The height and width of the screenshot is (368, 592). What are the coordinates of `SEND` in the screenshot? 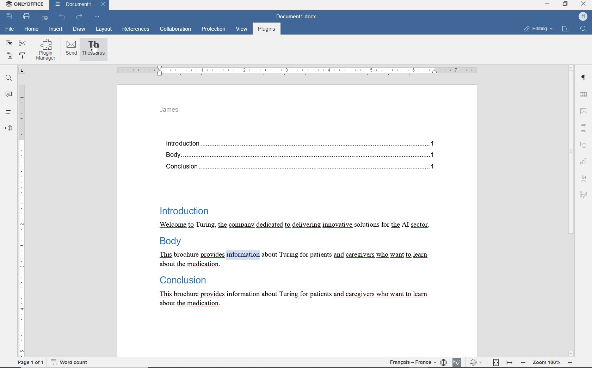 It's located at (71, 49).